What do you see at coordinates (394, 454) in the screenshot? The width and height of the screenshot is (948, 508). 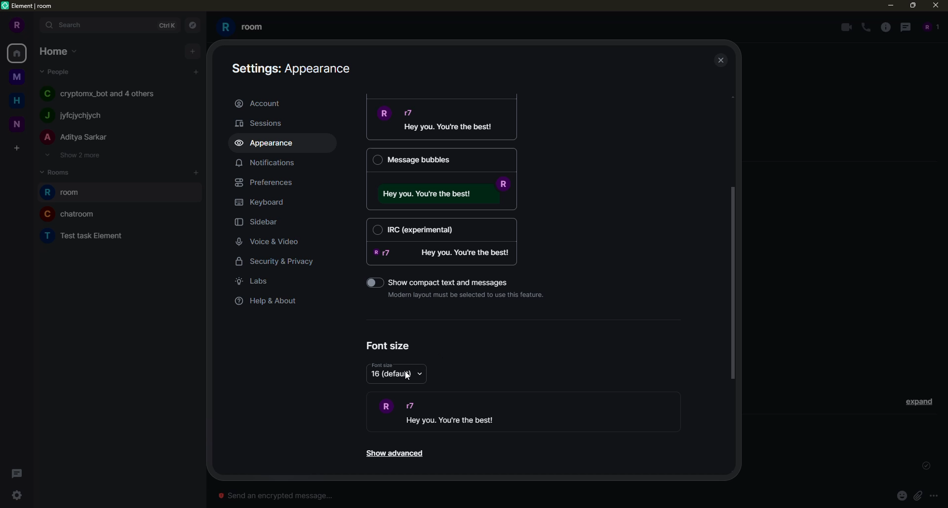 I see `show advanced` at bounding box center [394, 454].